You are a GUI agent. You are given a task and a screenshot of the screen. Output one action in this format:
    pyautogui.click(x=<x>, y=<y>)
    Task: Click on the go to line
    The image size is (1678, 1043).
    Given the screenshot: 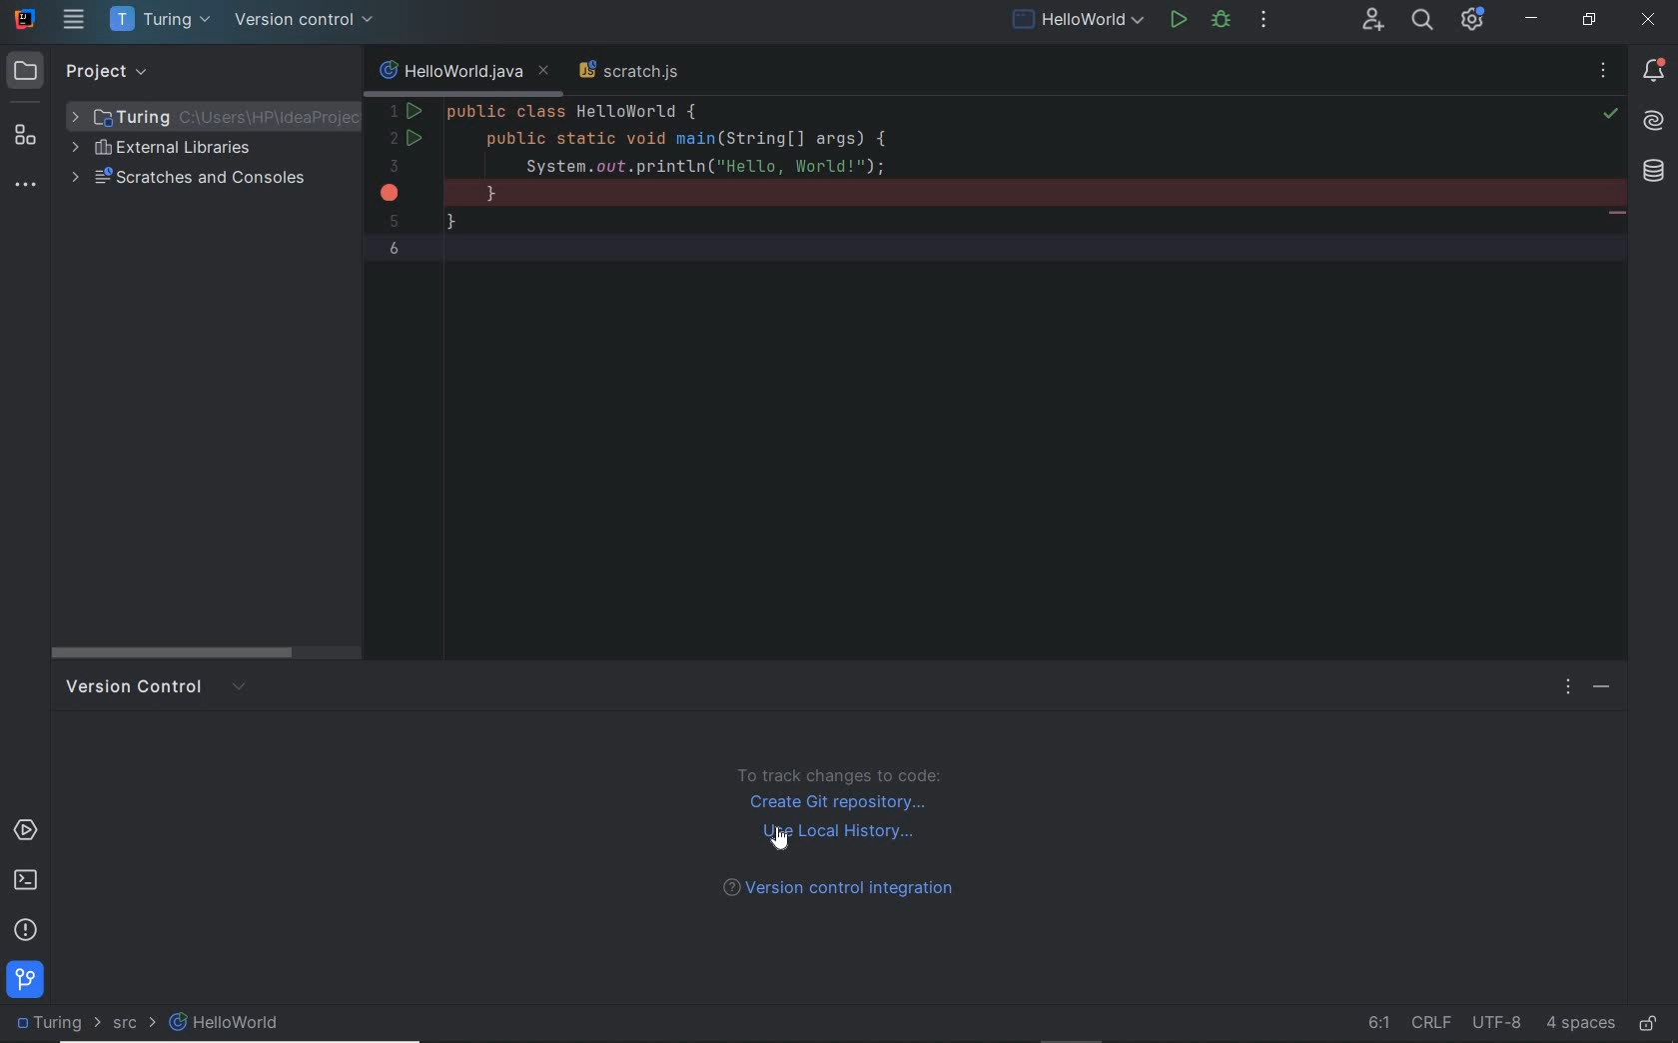 What is the action you would take?
    pyautogui.click(x=1380, y=1021)
    